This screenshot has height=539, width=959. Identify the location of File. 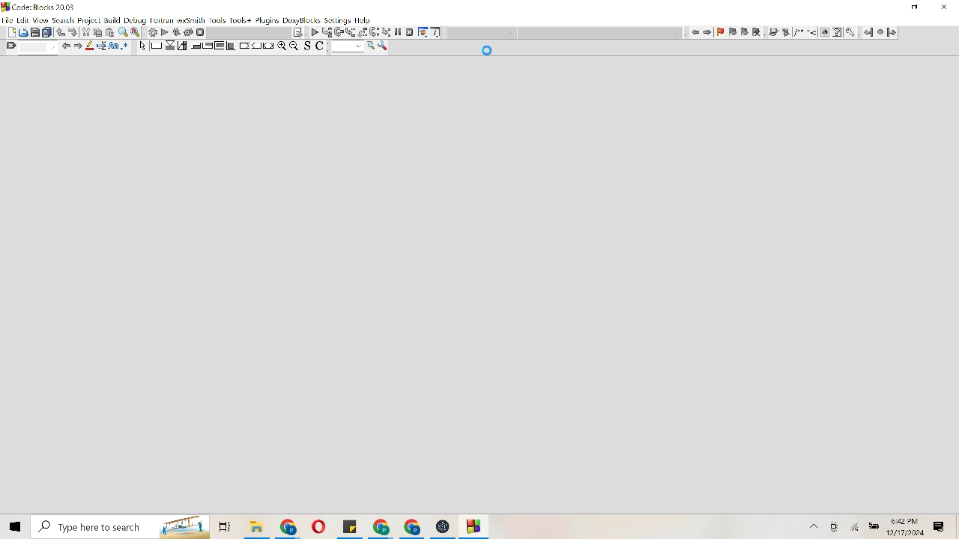
(318, 526).